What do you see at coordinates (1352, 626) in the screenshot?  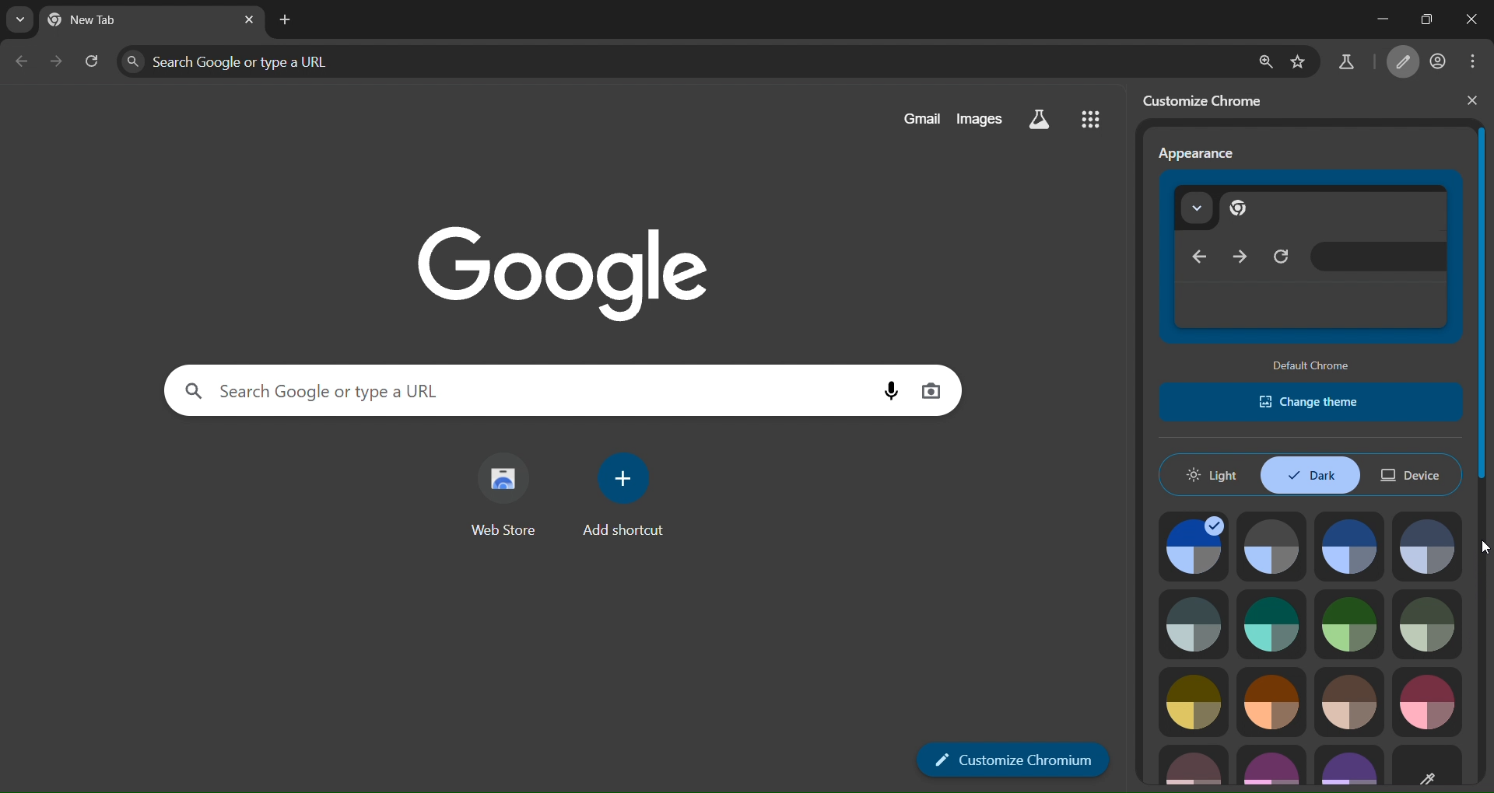 I see `theme` at bounding box center [1352, 626].